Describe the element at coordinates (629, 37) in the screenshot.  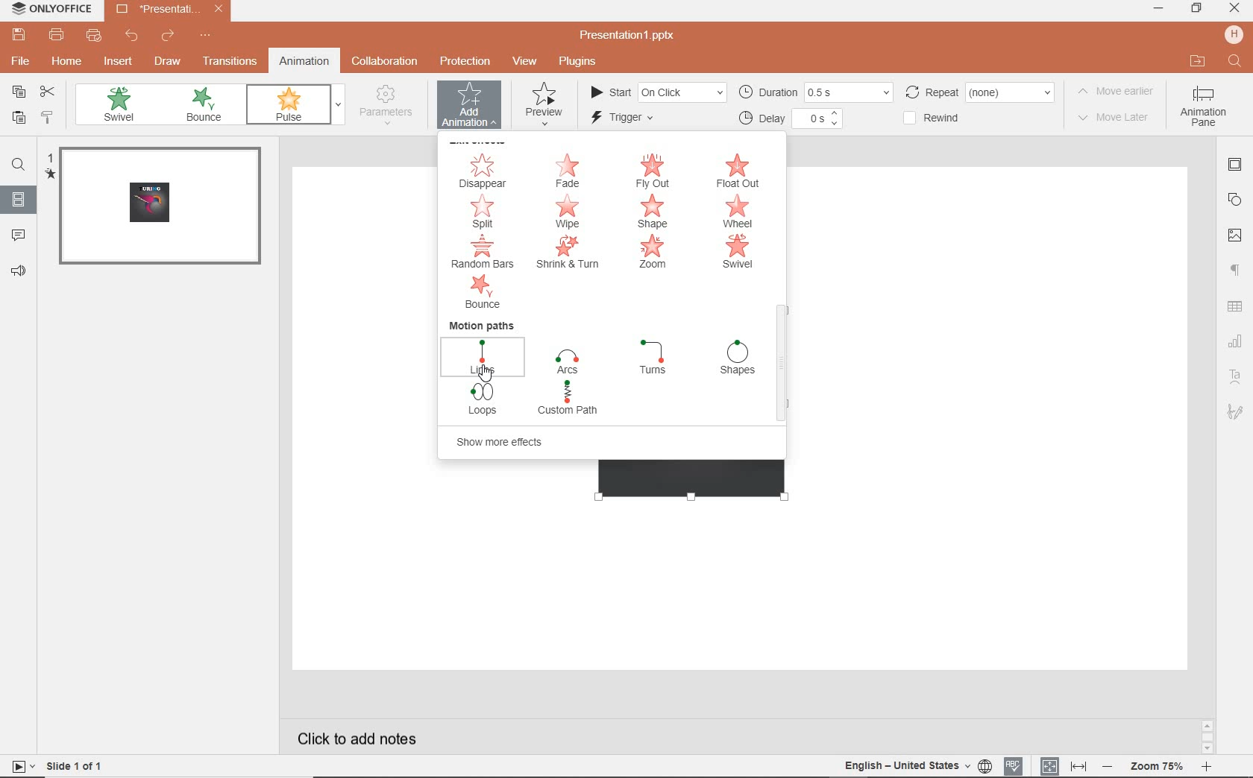
I see `presentation name` at that location.